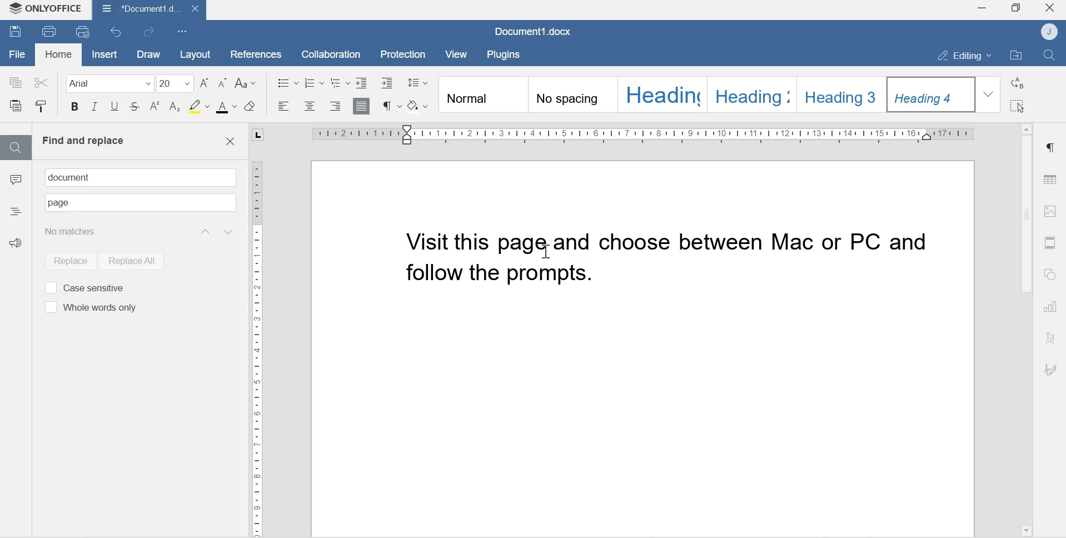 The width and height of the screenshot is (1066, 538). What do you see at coordinates (932, 94) in the screenshot?
I see `Heading 4` at bounding box center [932, 94].